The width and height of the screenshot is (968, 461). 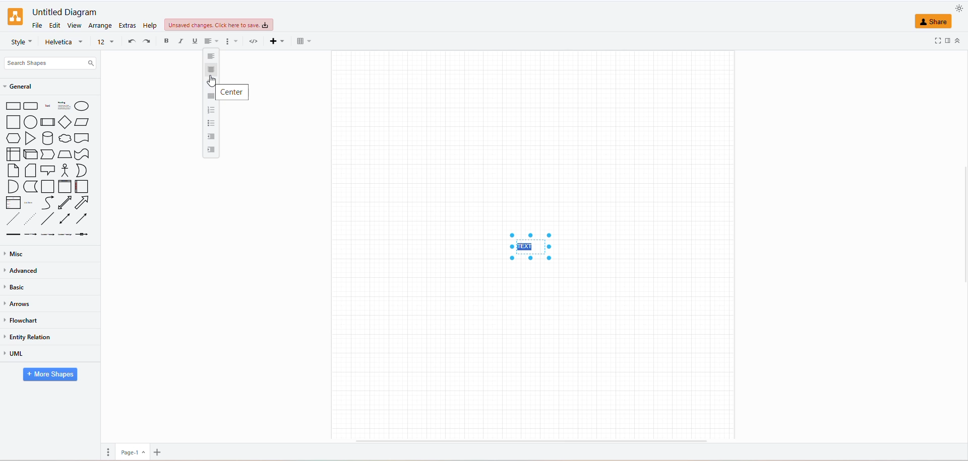 What do you see at coordinates (20, 355) in the screenshot?
I see `uml` at bounding box center [20, 355].